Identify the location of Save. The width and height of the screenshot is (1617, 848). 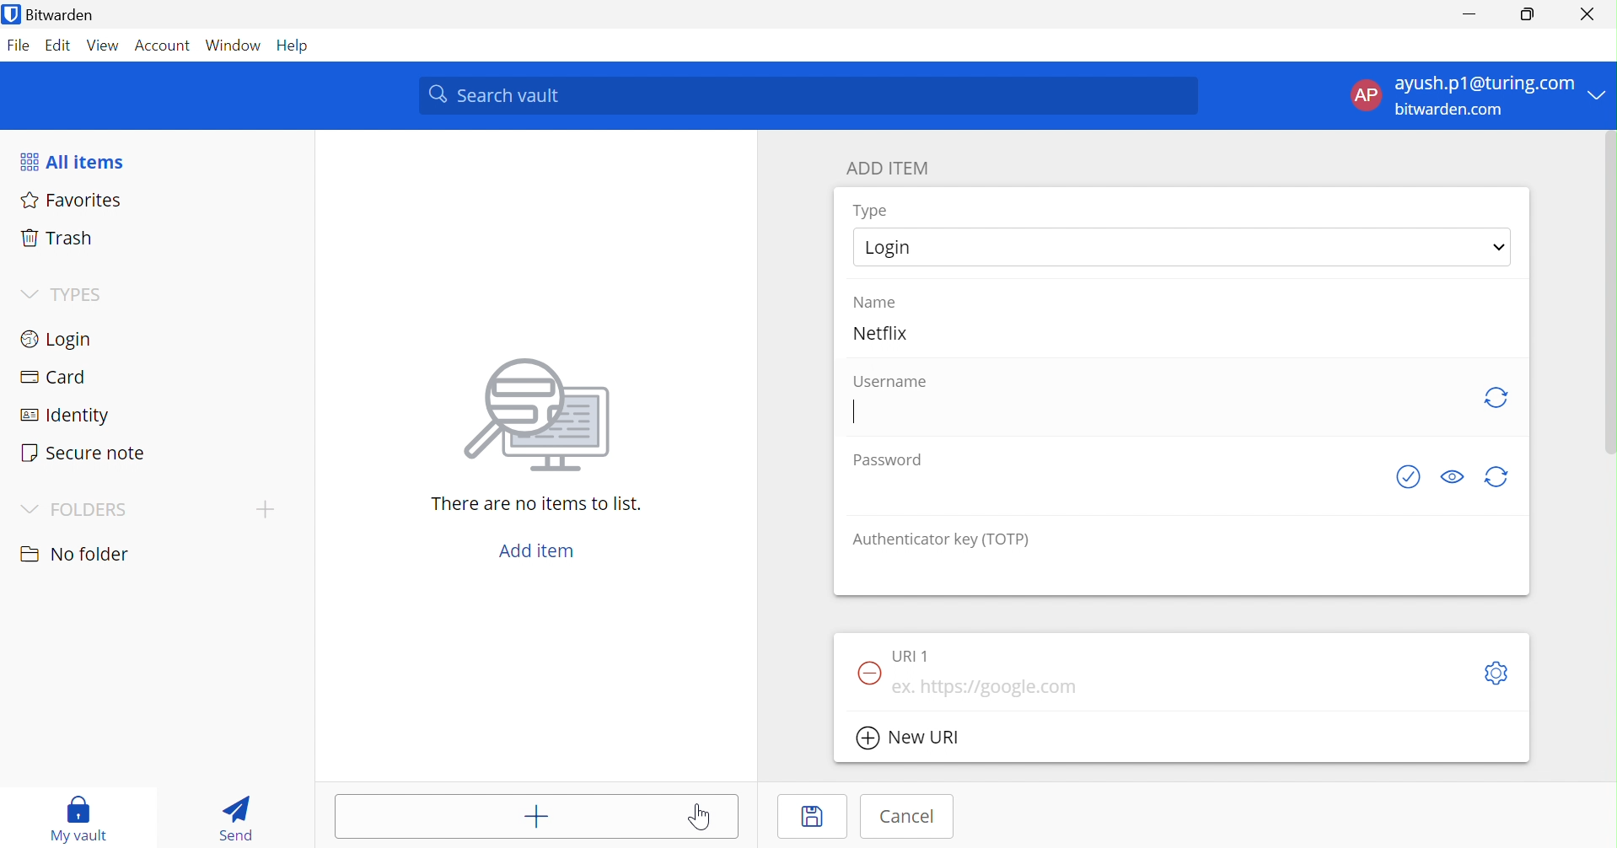
(813, 815).